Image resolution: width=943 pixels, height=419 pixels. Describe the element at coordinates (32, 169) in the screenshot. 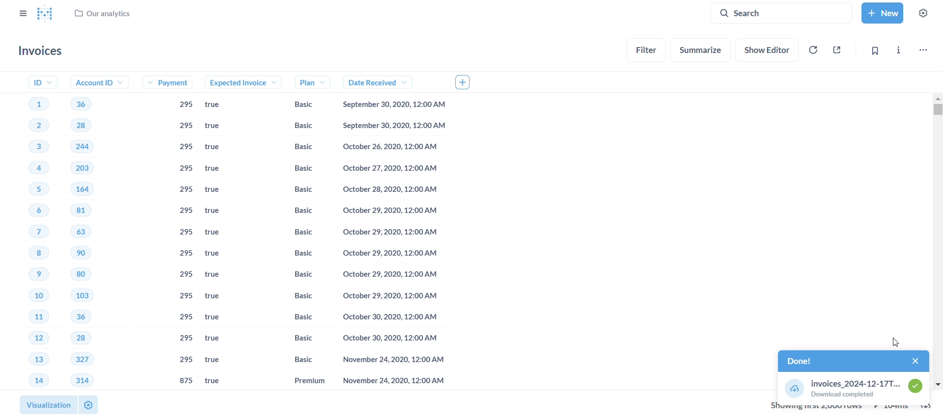

I see `4` at that location.